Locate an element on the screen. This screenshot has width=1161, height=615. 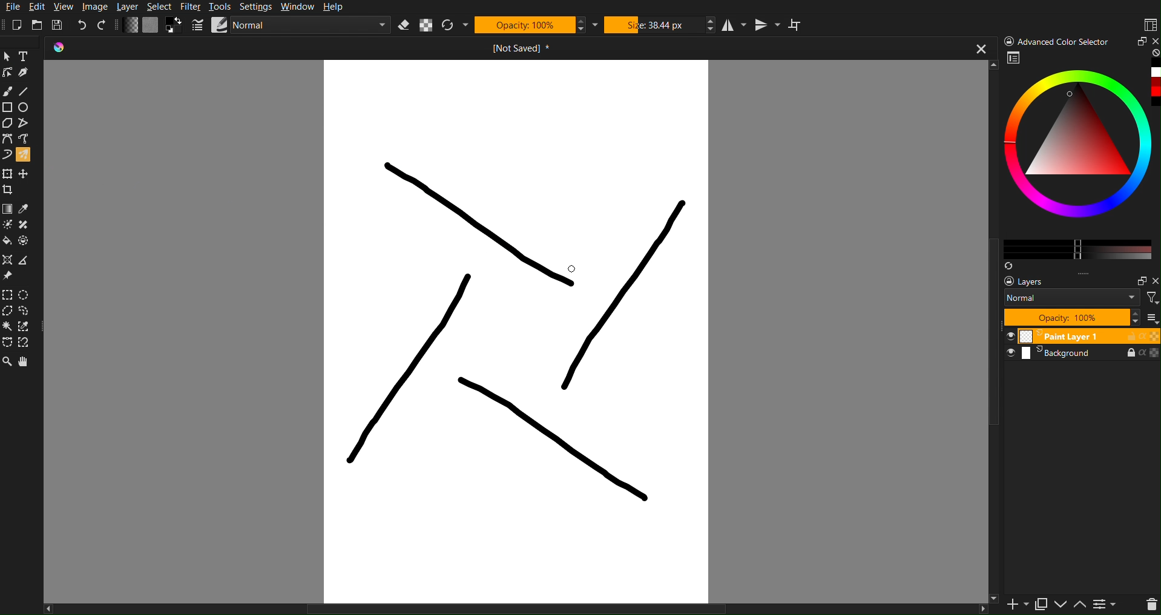
Opacity is located at coordinates (534, 25).